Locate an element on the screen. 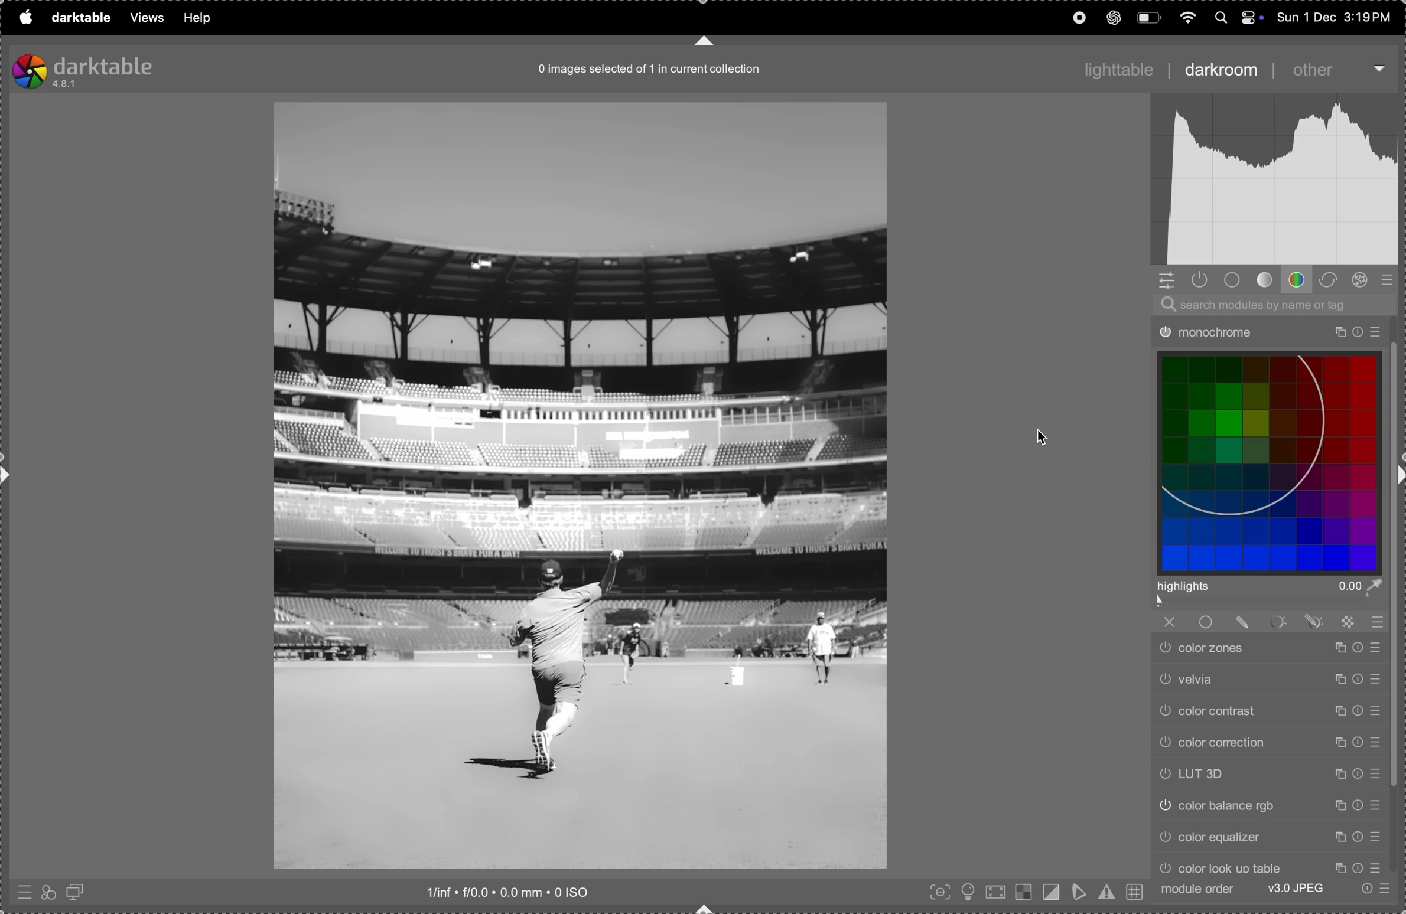  correct is located at coordinates (1329, 279).